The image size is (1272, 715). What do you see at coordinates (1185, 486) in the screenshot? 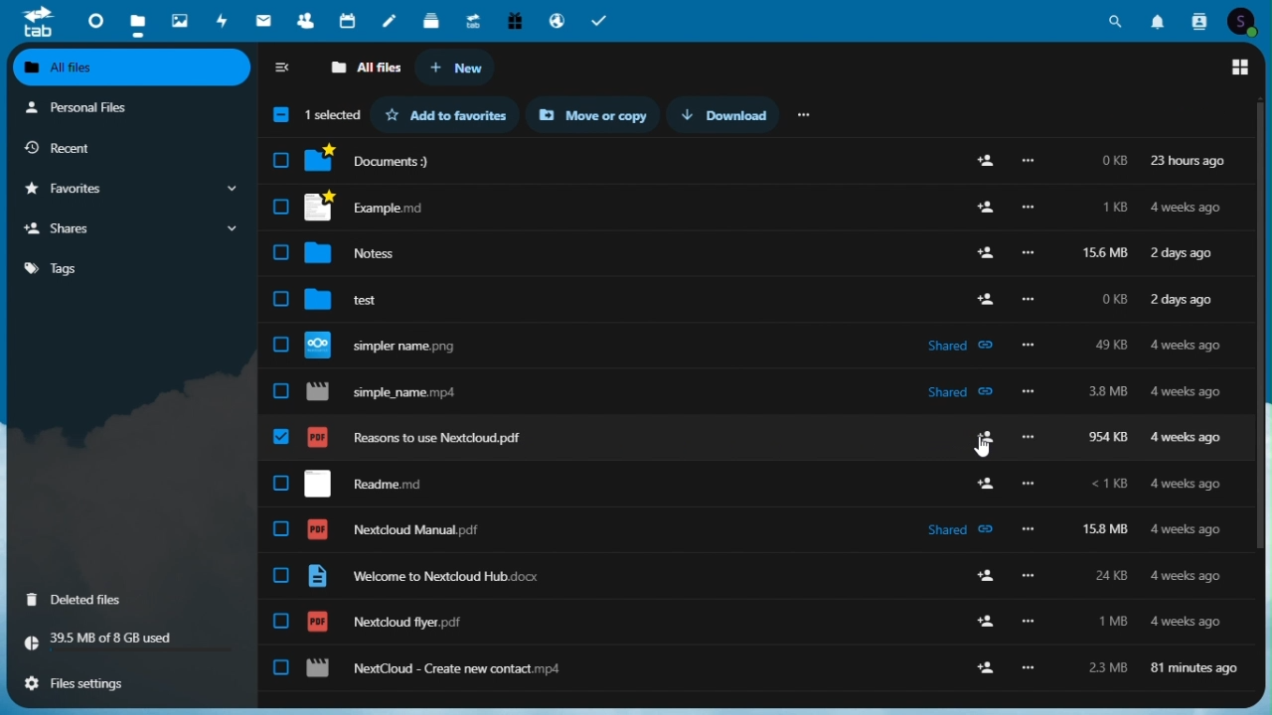
I see `4 weeks ago` at bounding box center [1185, 486].